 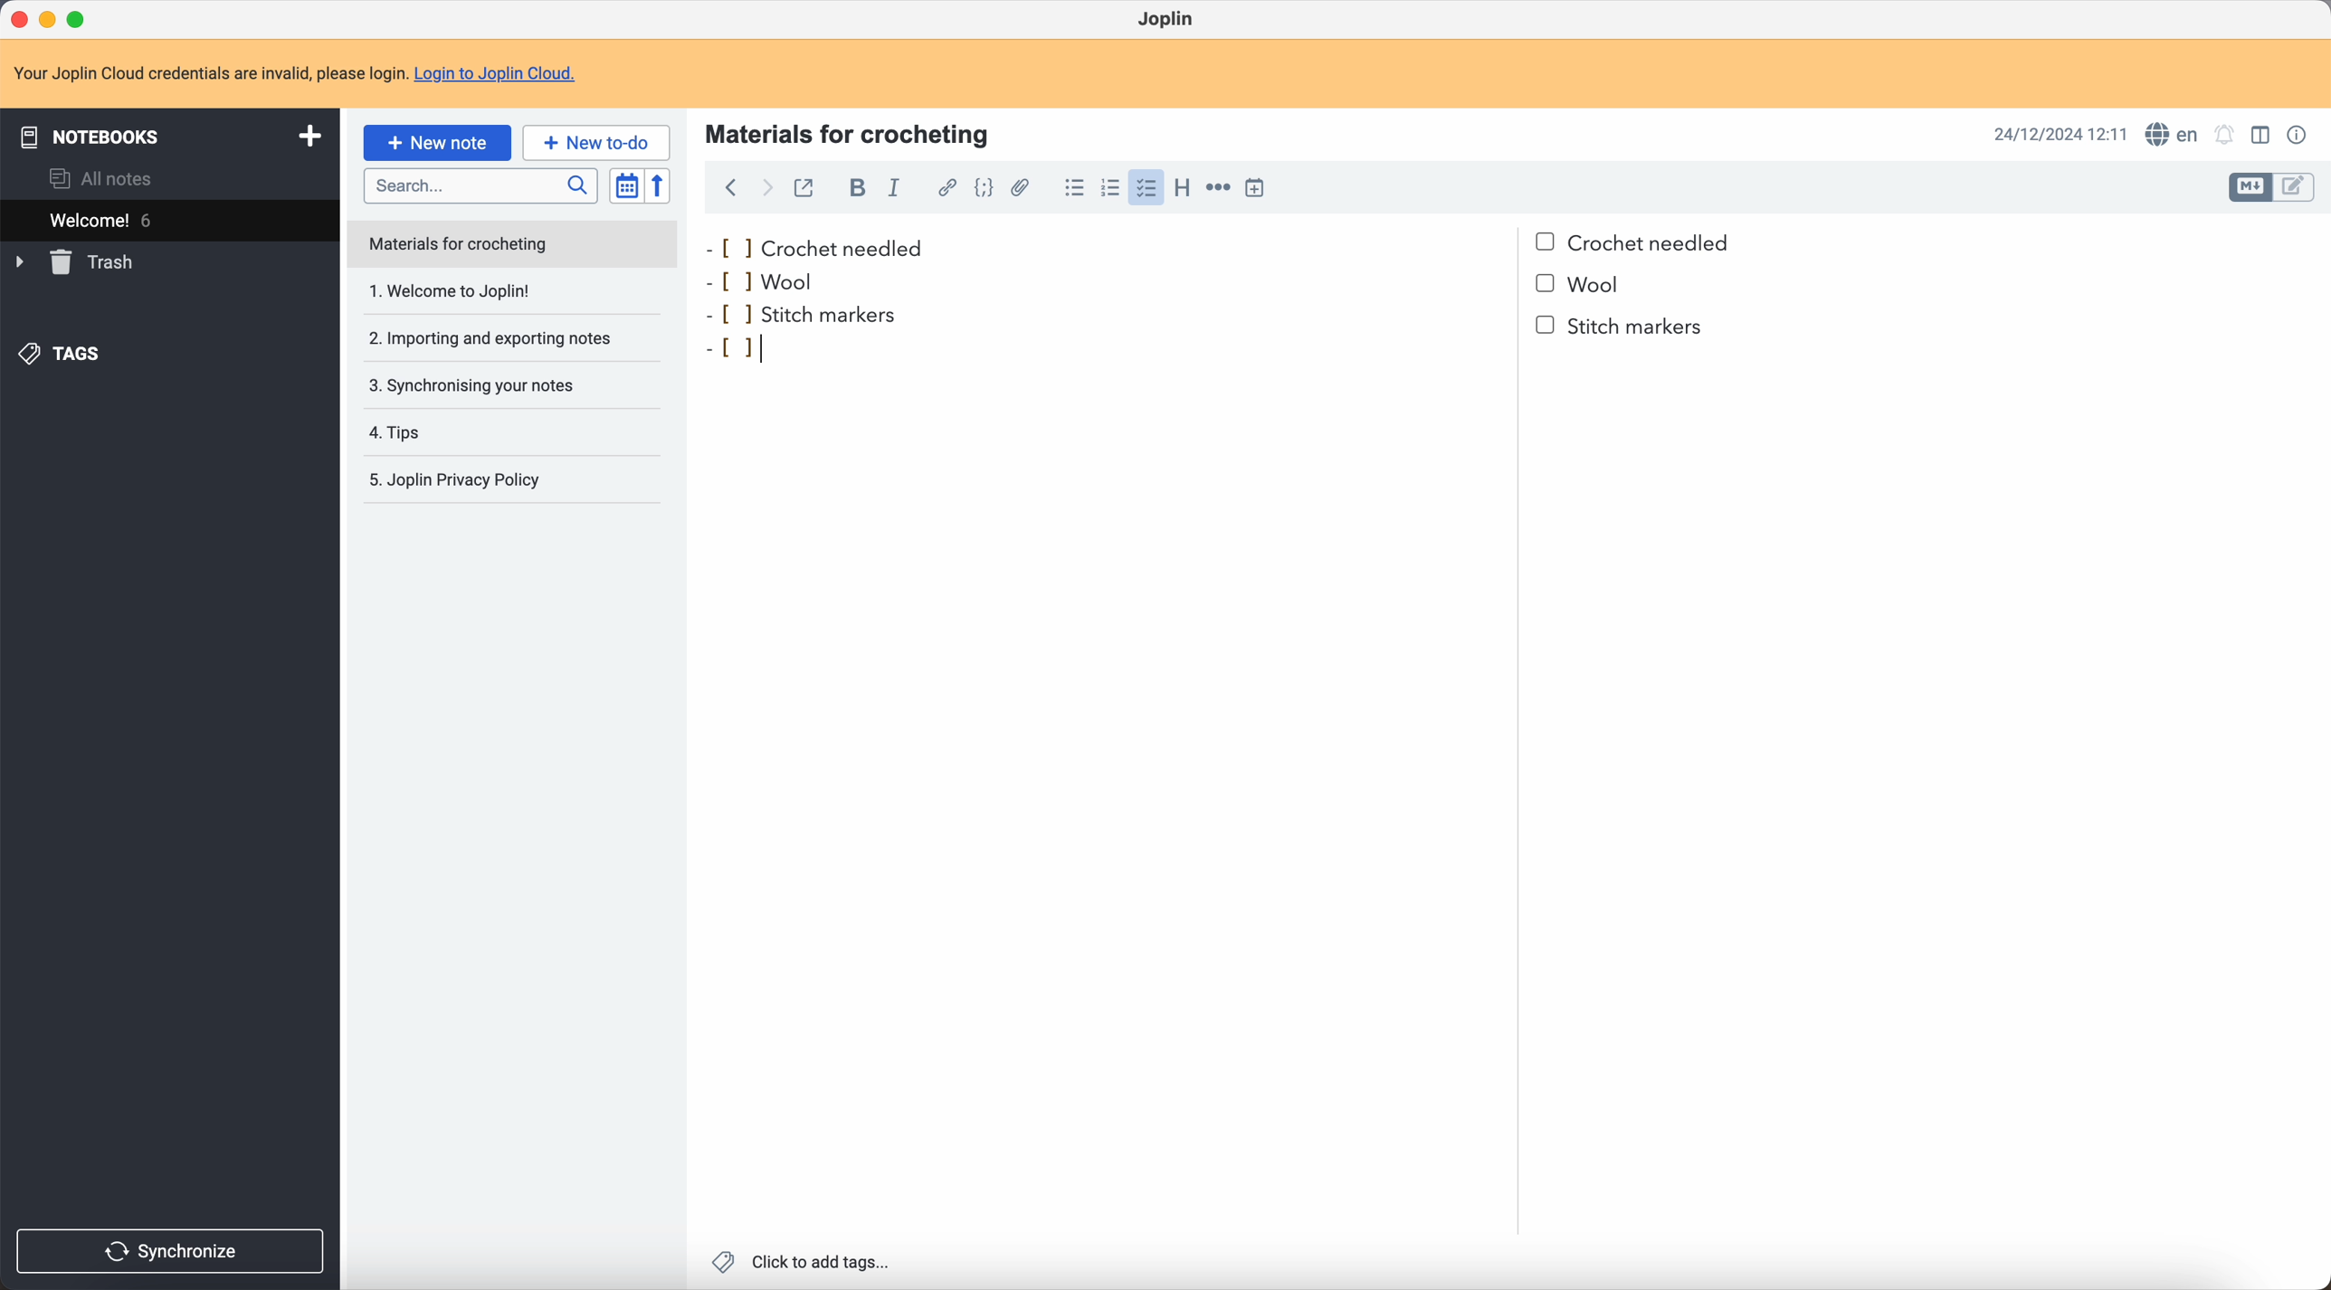 I want to click on notebooks, so click(x=167, y=134).